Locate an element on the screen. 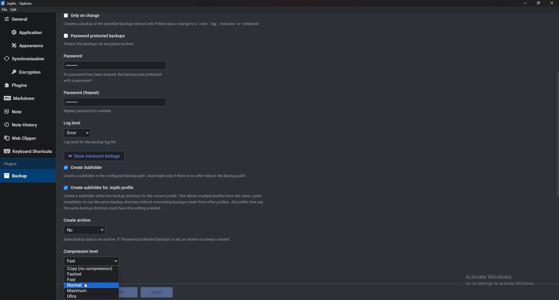 The height and width of the screenshot is (300, 559). Info on subfolder for joplin profile is located at coordinates (169, 202).